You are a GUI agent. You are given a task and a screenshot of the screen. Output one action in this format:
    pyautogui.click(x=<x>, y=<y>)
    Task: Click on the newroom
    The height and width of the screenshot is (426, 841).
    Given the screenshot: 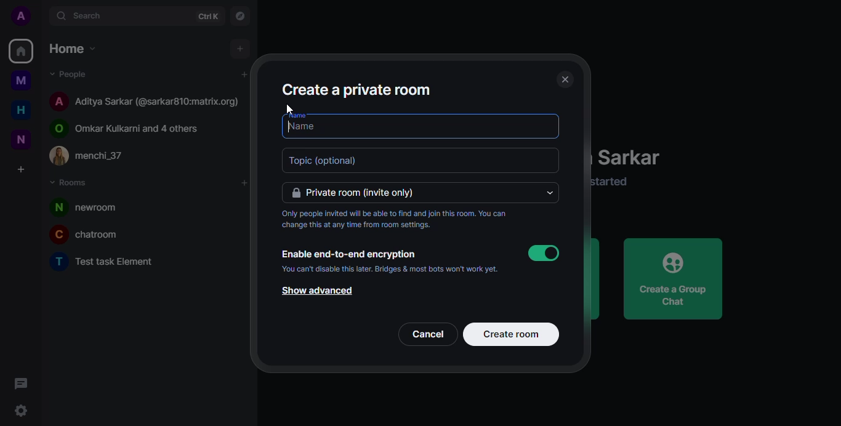 What is the action you would take?
    pyautogui.click(x=93, y=206)
    